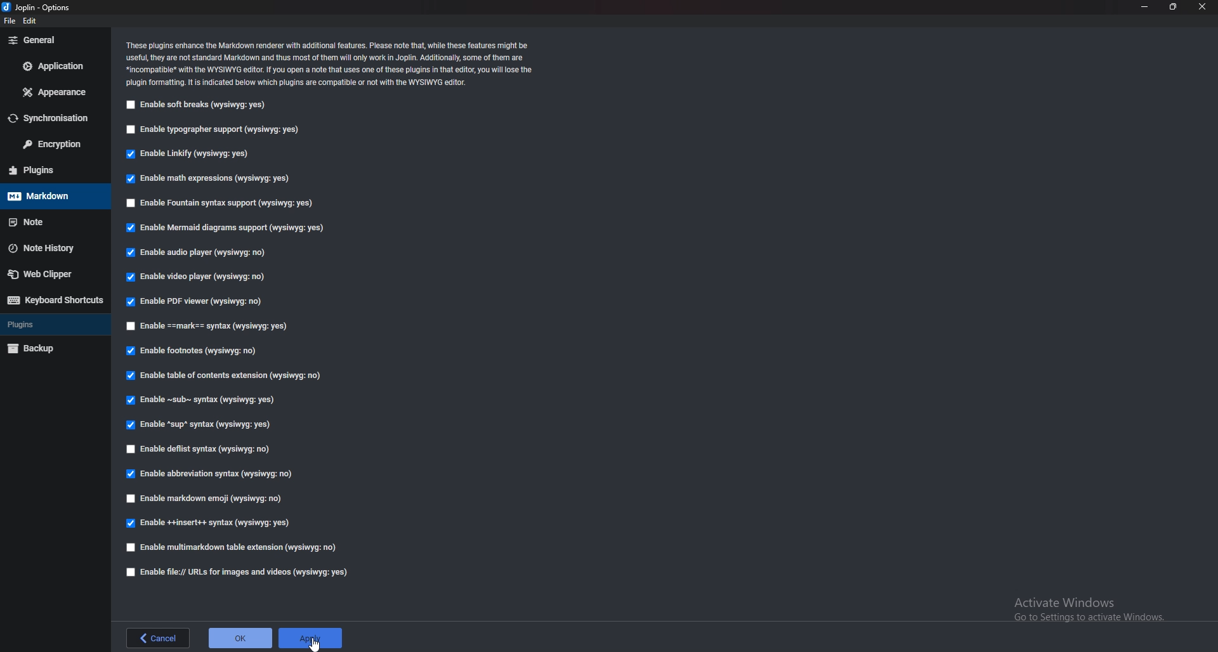  Describe the element at coordinates (53, 325) in the screenshot. I see `plugins` at that location.